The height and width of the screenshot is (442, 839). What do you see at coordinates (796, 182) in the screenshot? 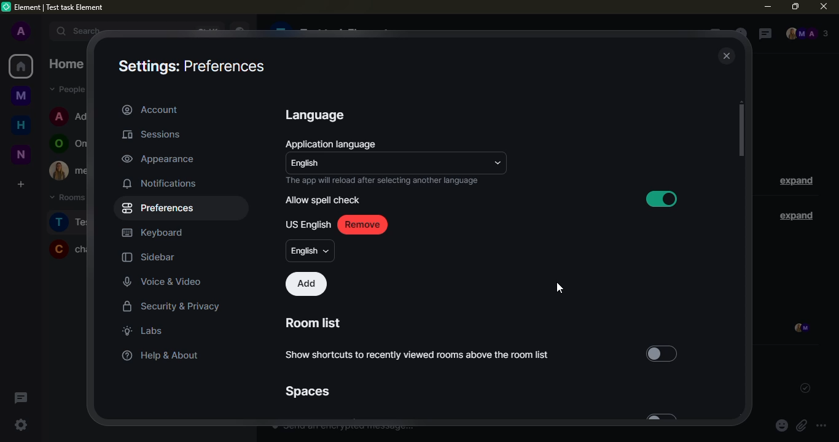
I see `expand` at bounding box center [796, 182].